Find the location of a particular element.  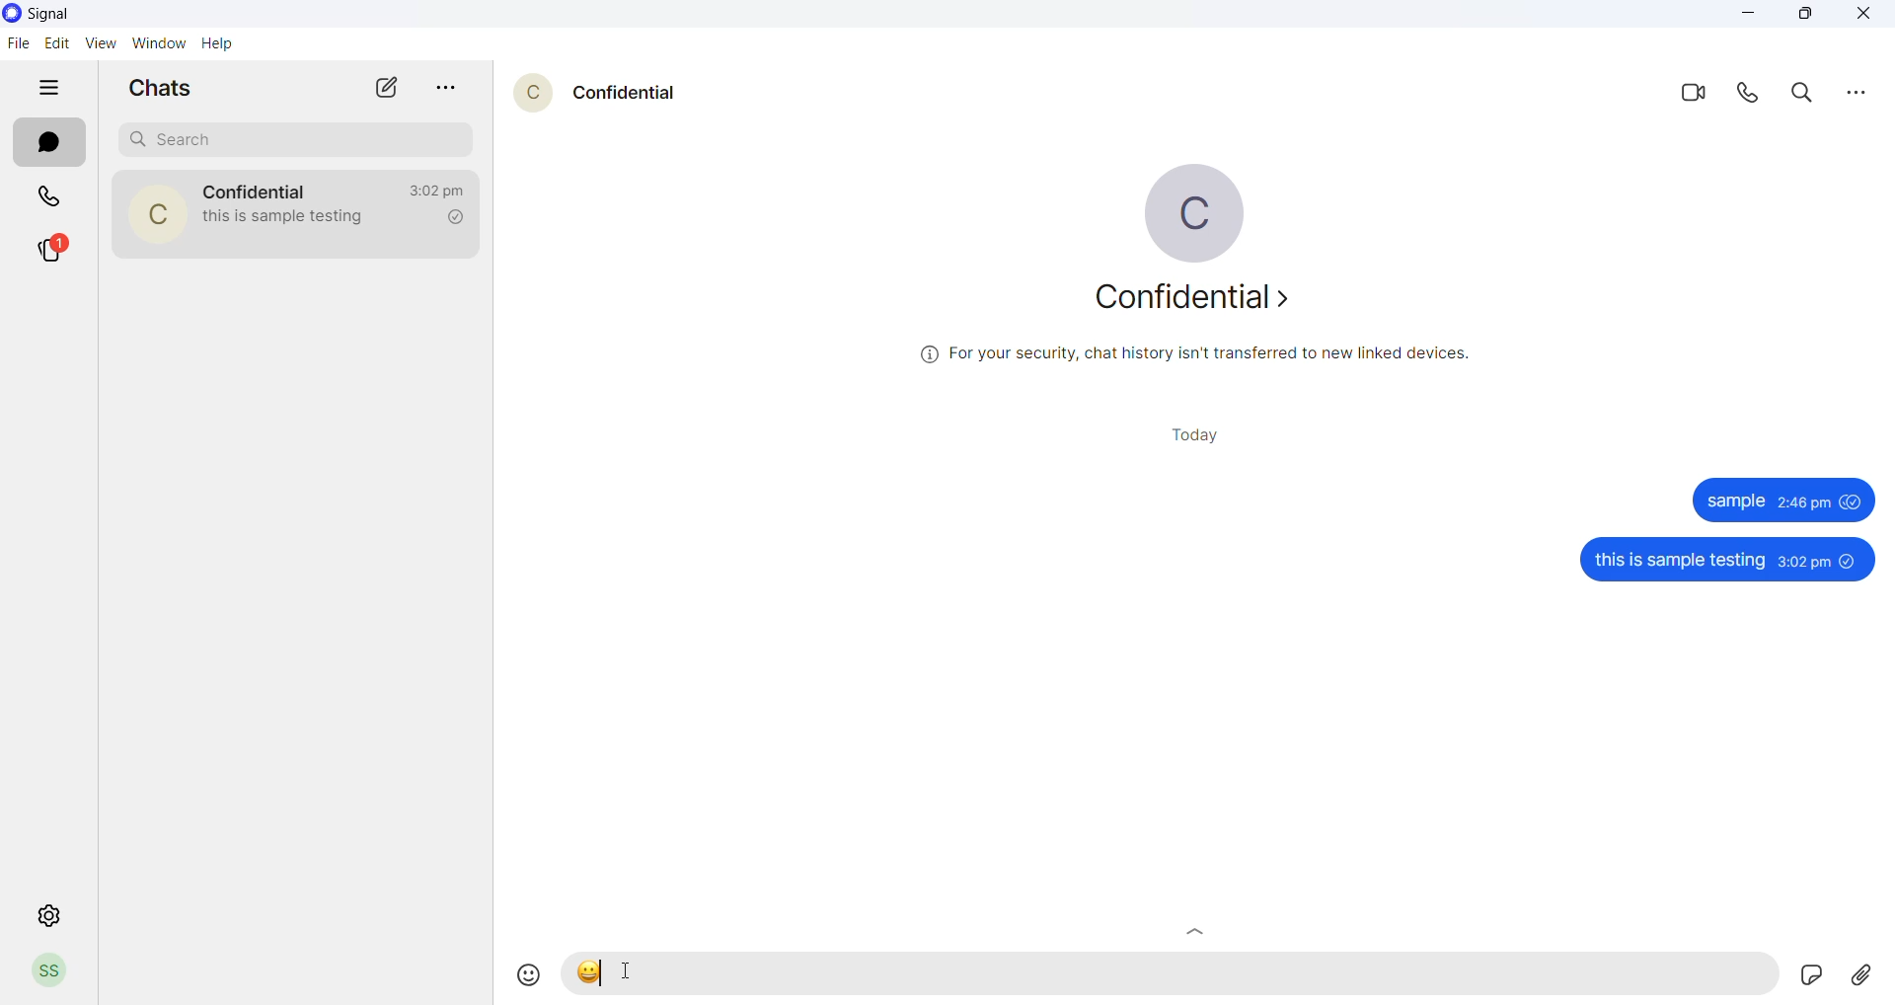

contact photo is located at coordinates (156, 214).